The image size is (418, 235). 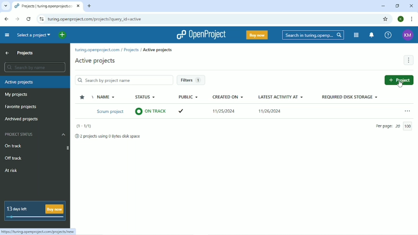 What do you see at coordinates (183, 112) in the screenshot?
I see `ticked` at bounding box center [183, 112].